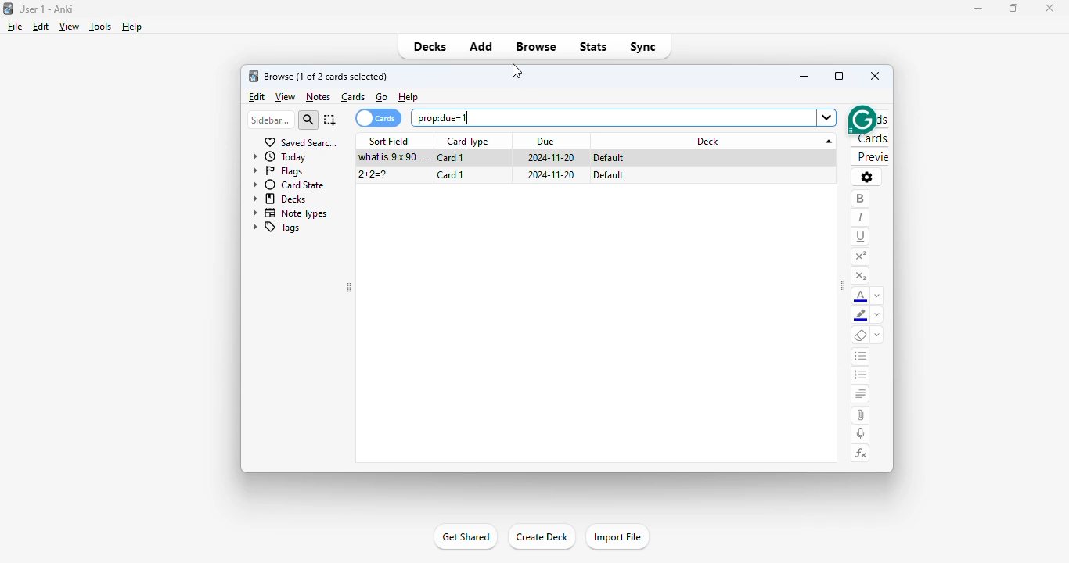  Describe the element at coordinates (861, 218) in the screenshot. I see `italic` at that location.